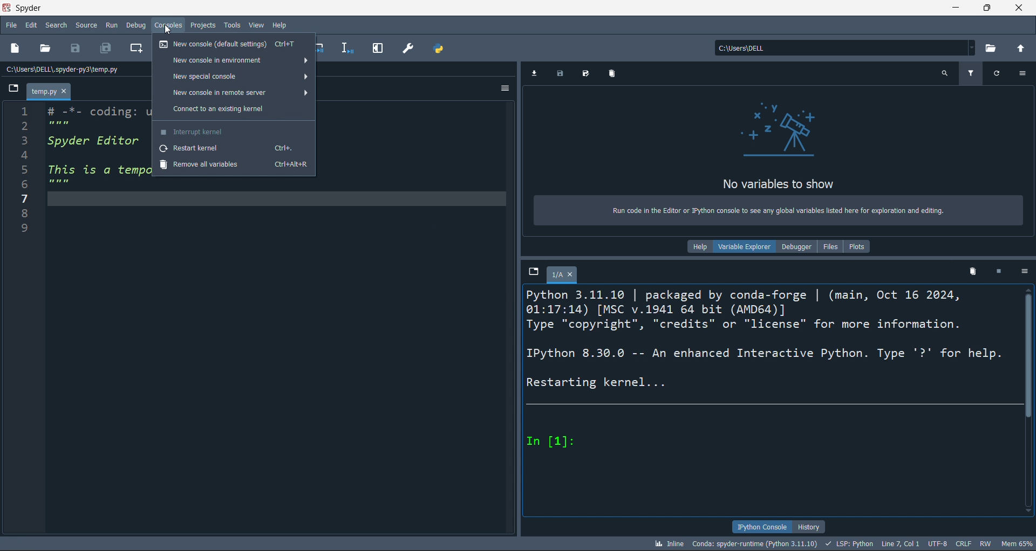 This screenshot has height=551, width=1036. Describe the element at coordinates (66, 71) in the screenshot. I see `c:\users\dell\.spyder-py3\temp.py` at that location.